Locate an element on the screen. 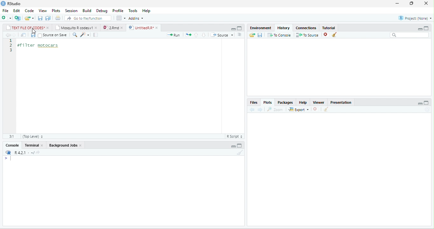 This screenshot has height=229, width=434. Tutorial is located at coordinates (328, 28).